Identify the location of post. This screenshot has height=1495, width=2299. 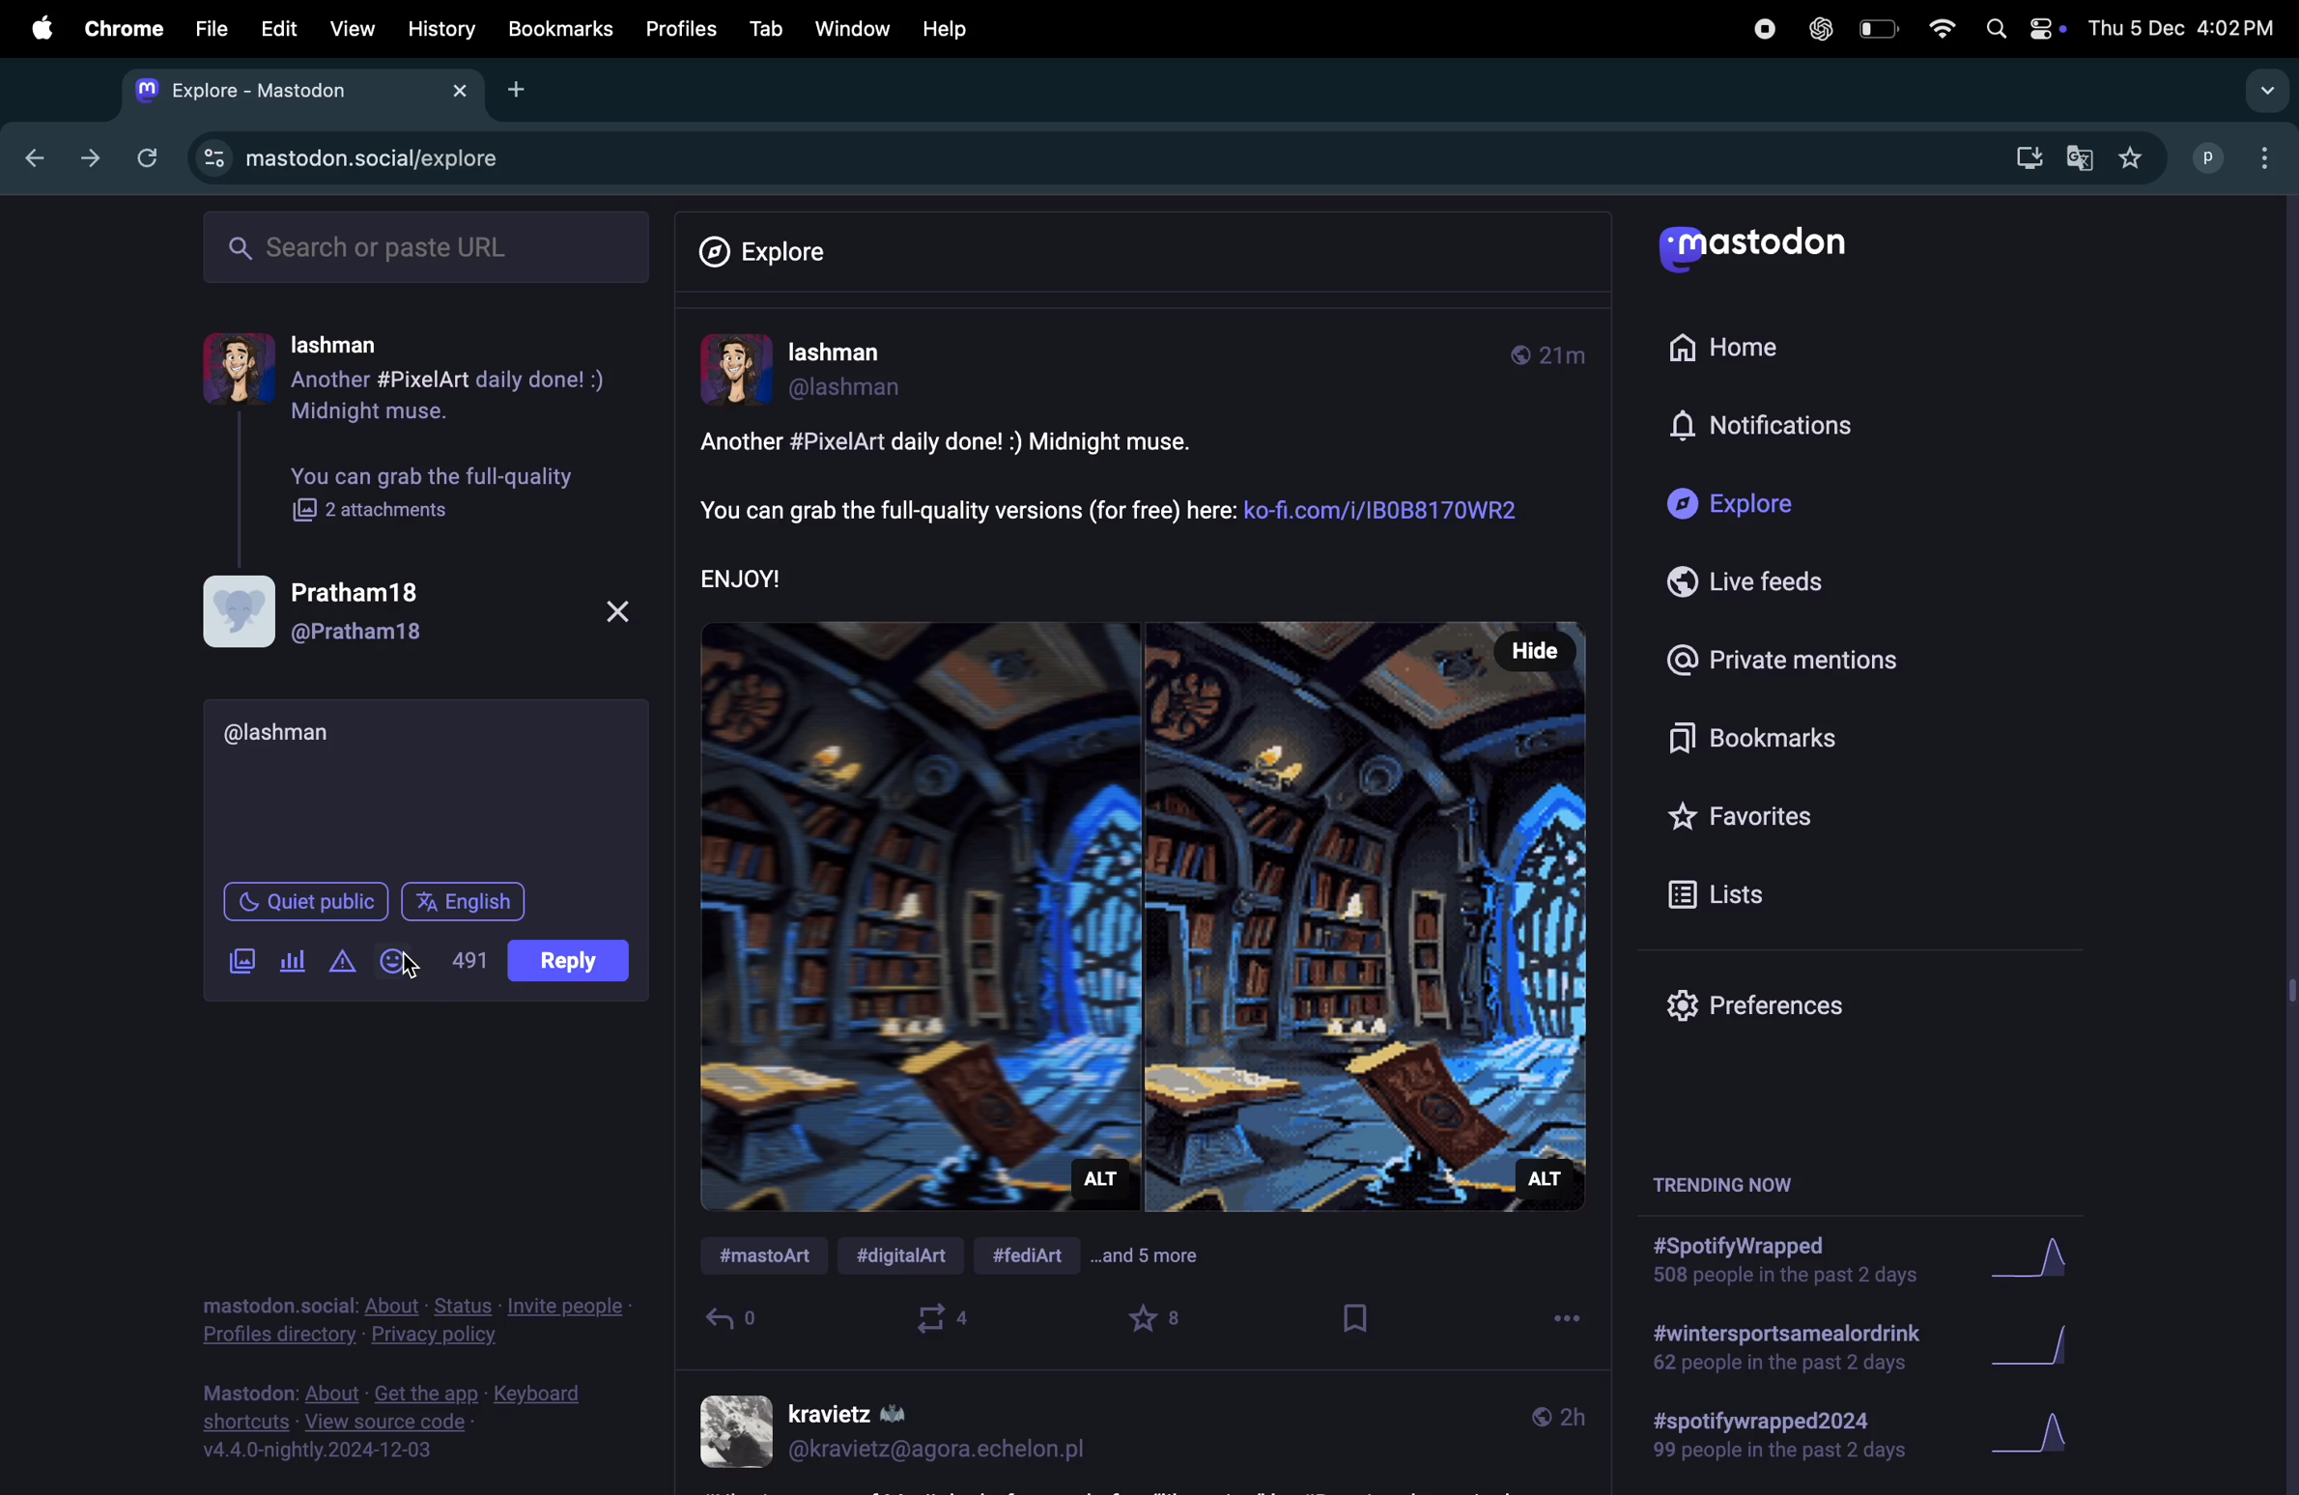
(570, 961).